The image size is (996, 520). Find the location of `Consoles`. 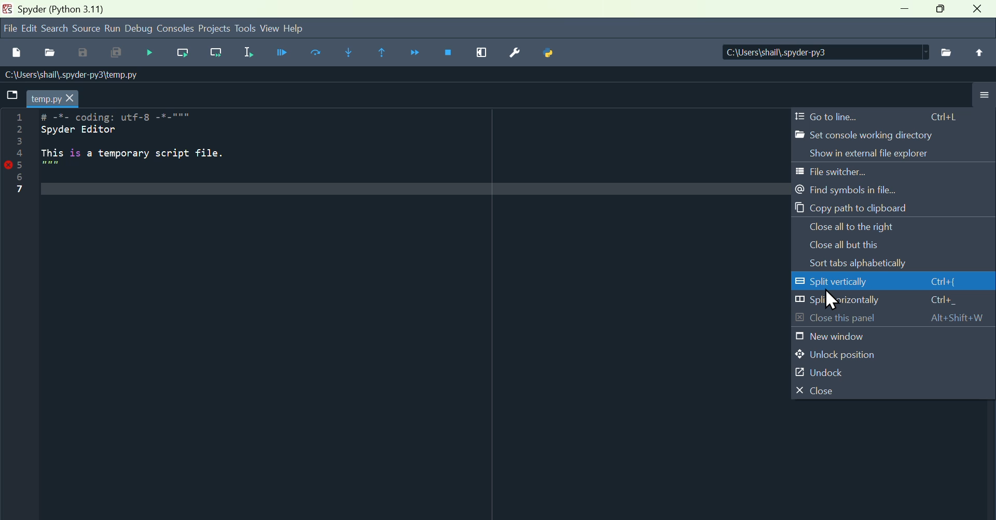

Consoles is located at coordinates (177, 31).